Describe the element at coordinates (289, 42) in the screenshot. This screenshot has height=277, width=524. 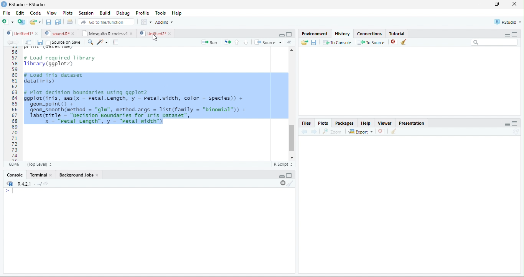
I see `options` at that location.